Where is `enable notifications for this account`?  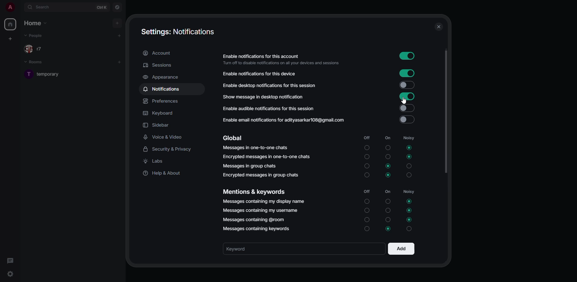
enable notifications for this account is located at coordinates (280, 59).